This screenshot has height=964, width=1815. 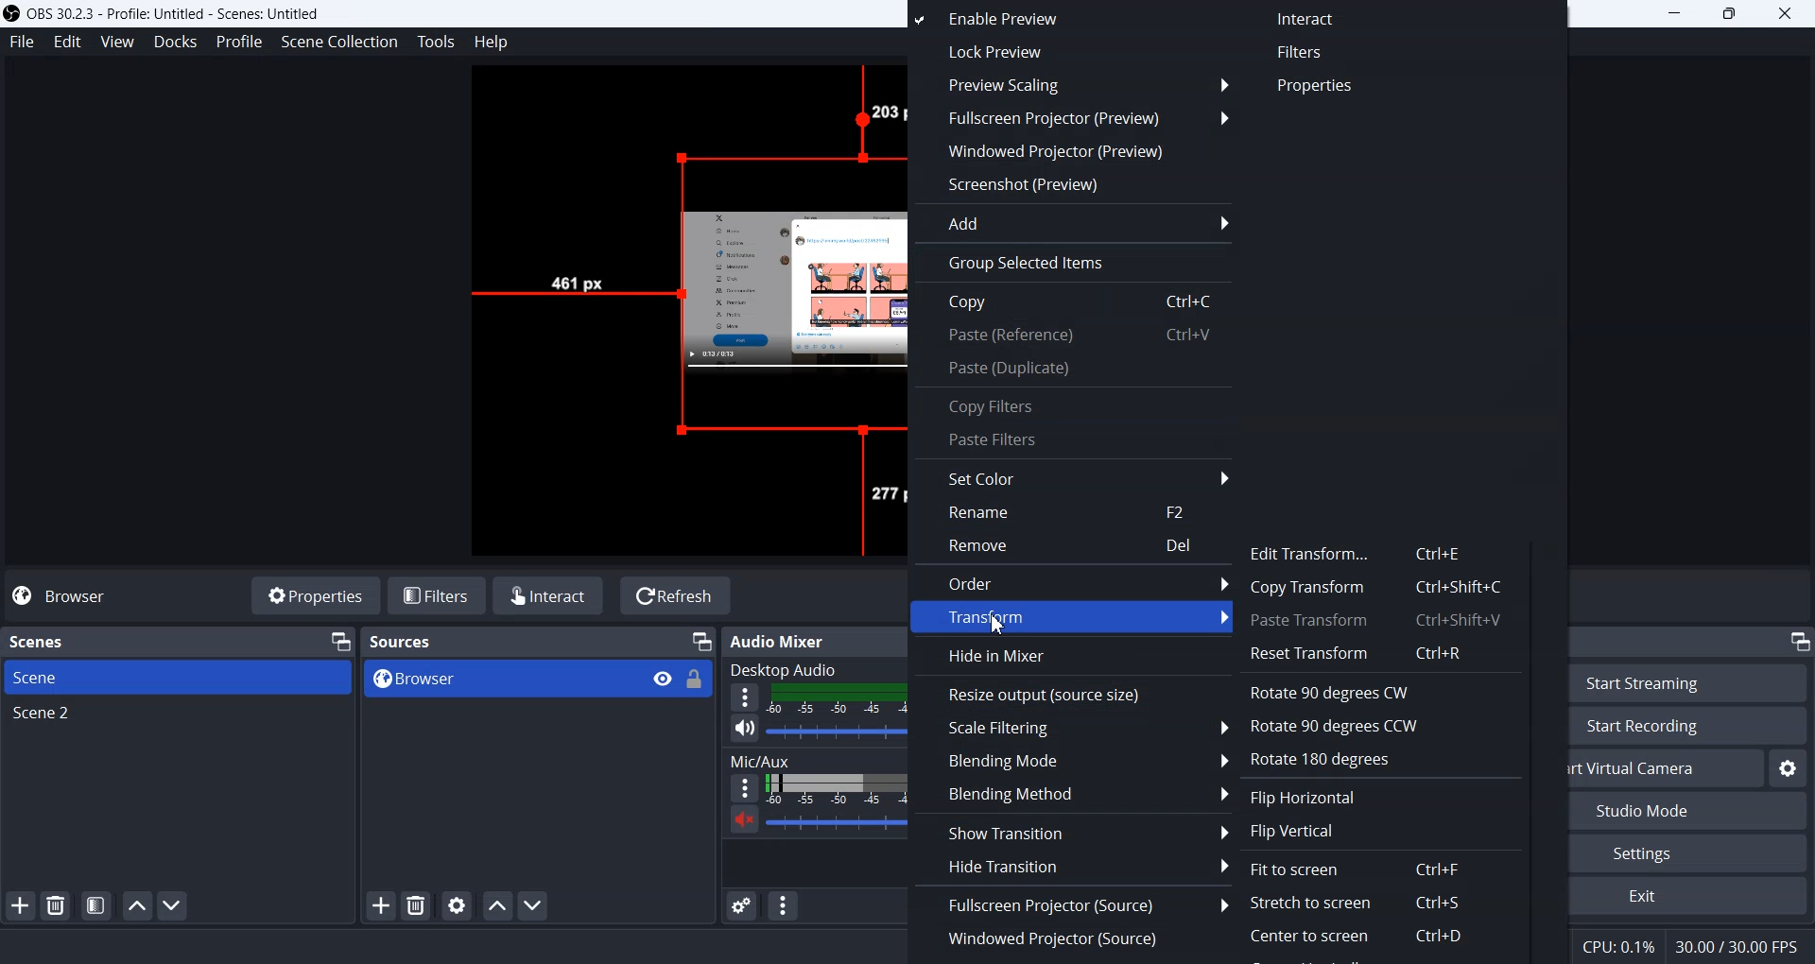 I want to click on Windowed Projector(Sources), so click(x=1072, y=942).